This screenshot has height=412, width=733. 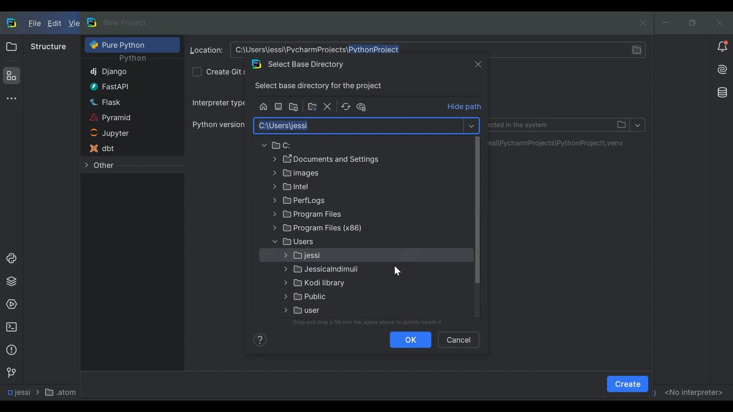 I want to click on jes, so click(x=18, y=393).